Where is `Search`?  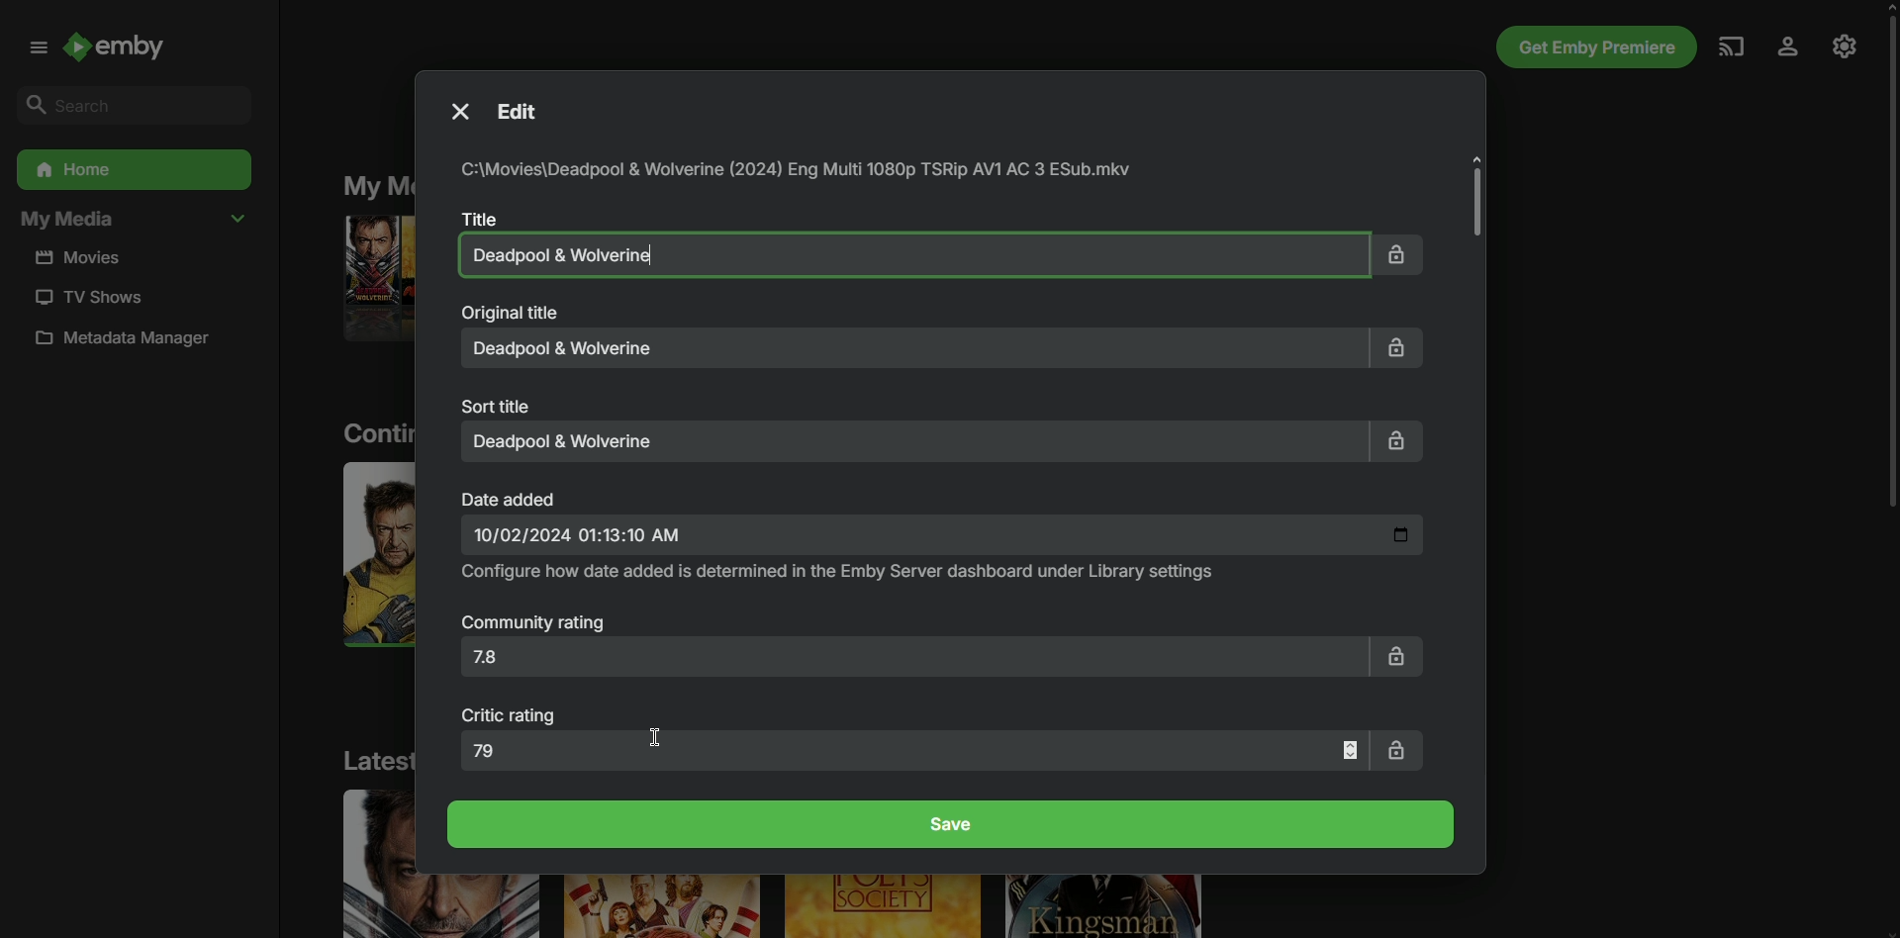
Search is located at coordinates (128, 104).